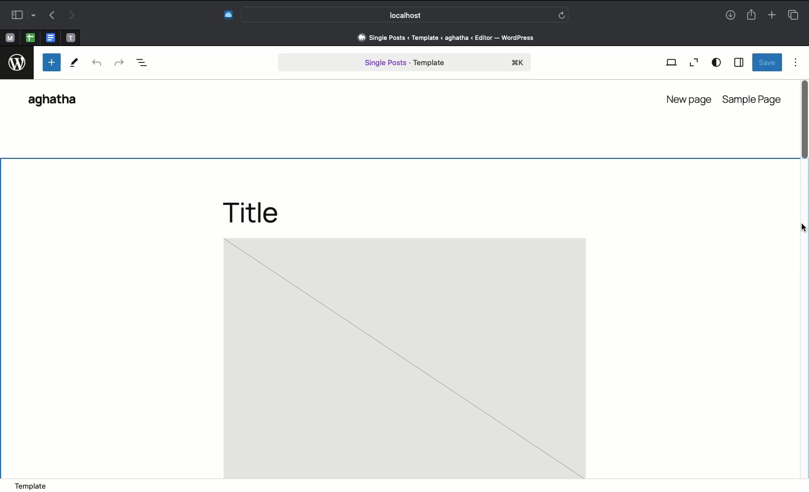  What do you see at coordinates (444, 37) in the screenshot?
I see `Address` at bounding box center [444, 37].